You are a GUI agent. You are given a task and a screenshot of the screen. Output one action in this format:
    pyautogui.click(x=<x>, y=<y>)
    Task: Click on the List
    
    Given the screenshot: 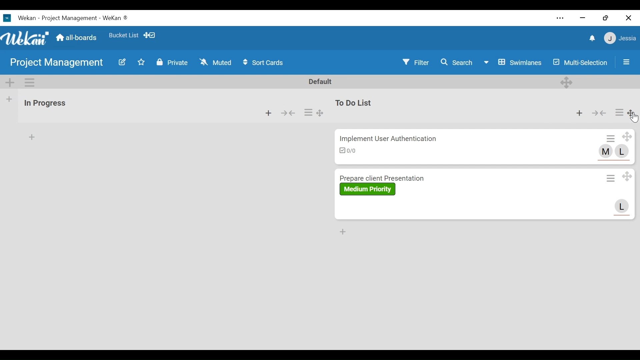 What is the action you would take?
    pyautogui.click(x=74, y=106)
    